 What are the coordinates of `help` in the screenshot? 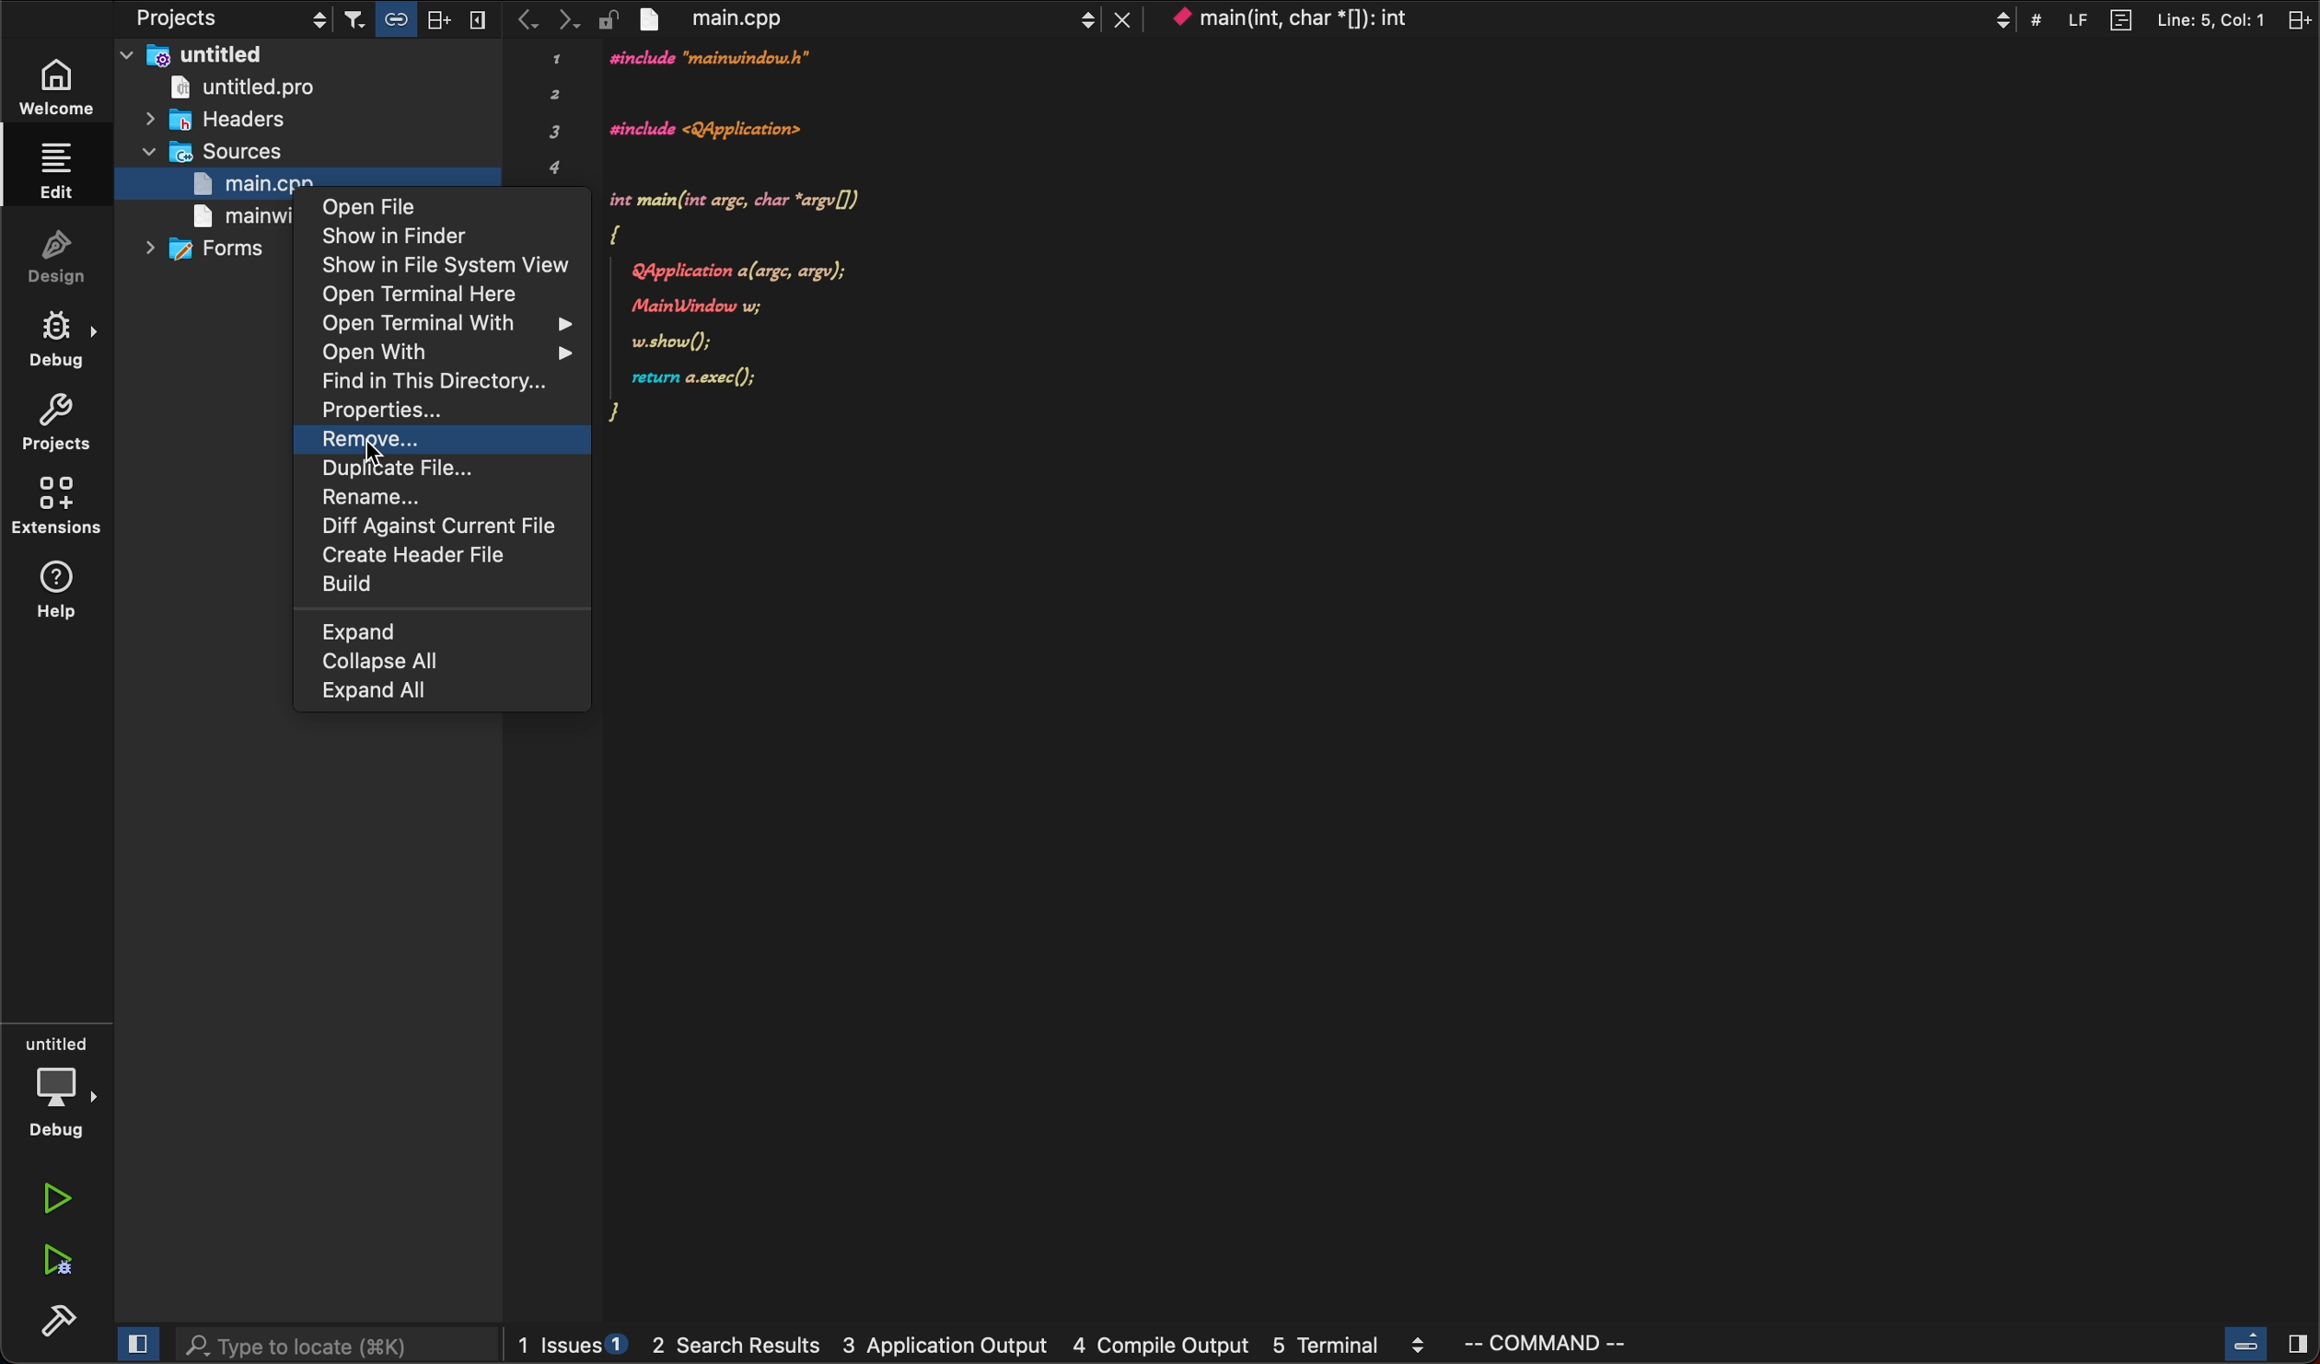 It's located at (55, 595).